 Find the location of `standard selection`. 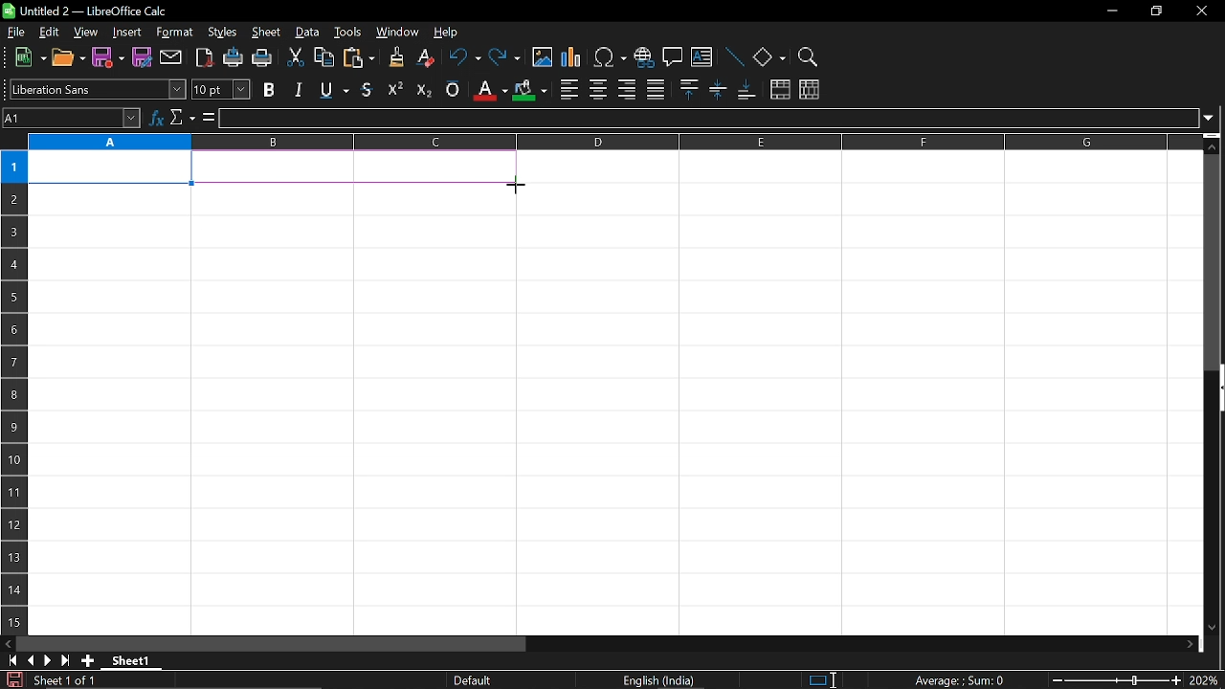

standard selection is located at coordinates (823, 680).